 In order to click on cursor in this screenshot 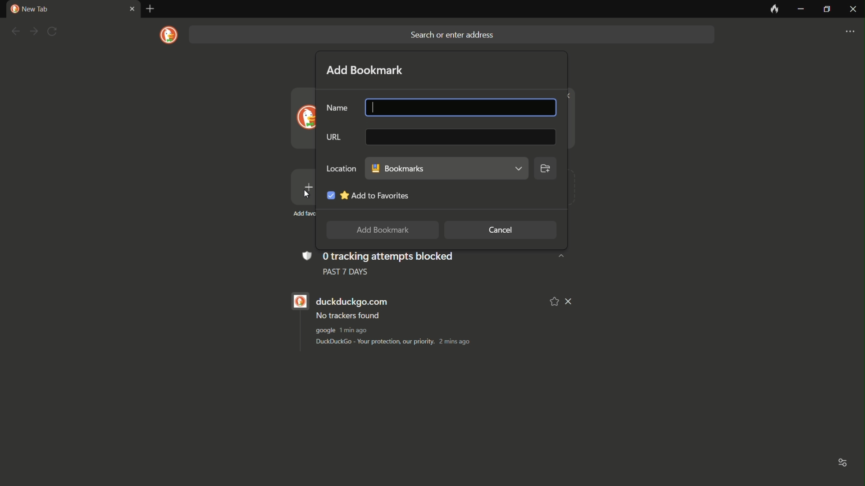, I will do `click(374, 108)`.